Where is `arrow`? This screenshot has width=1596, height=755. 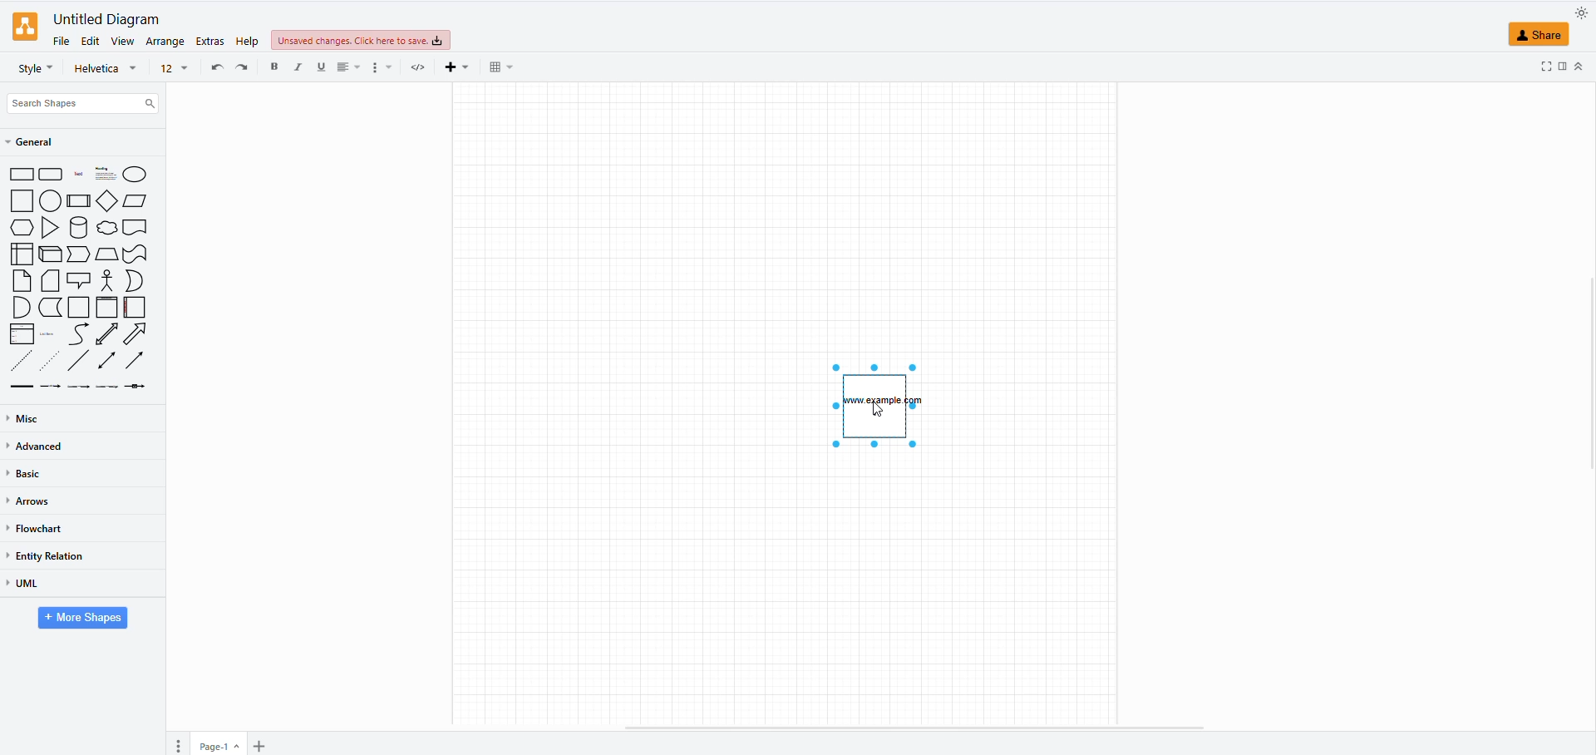 arrow is located at coordinates (139, 334).